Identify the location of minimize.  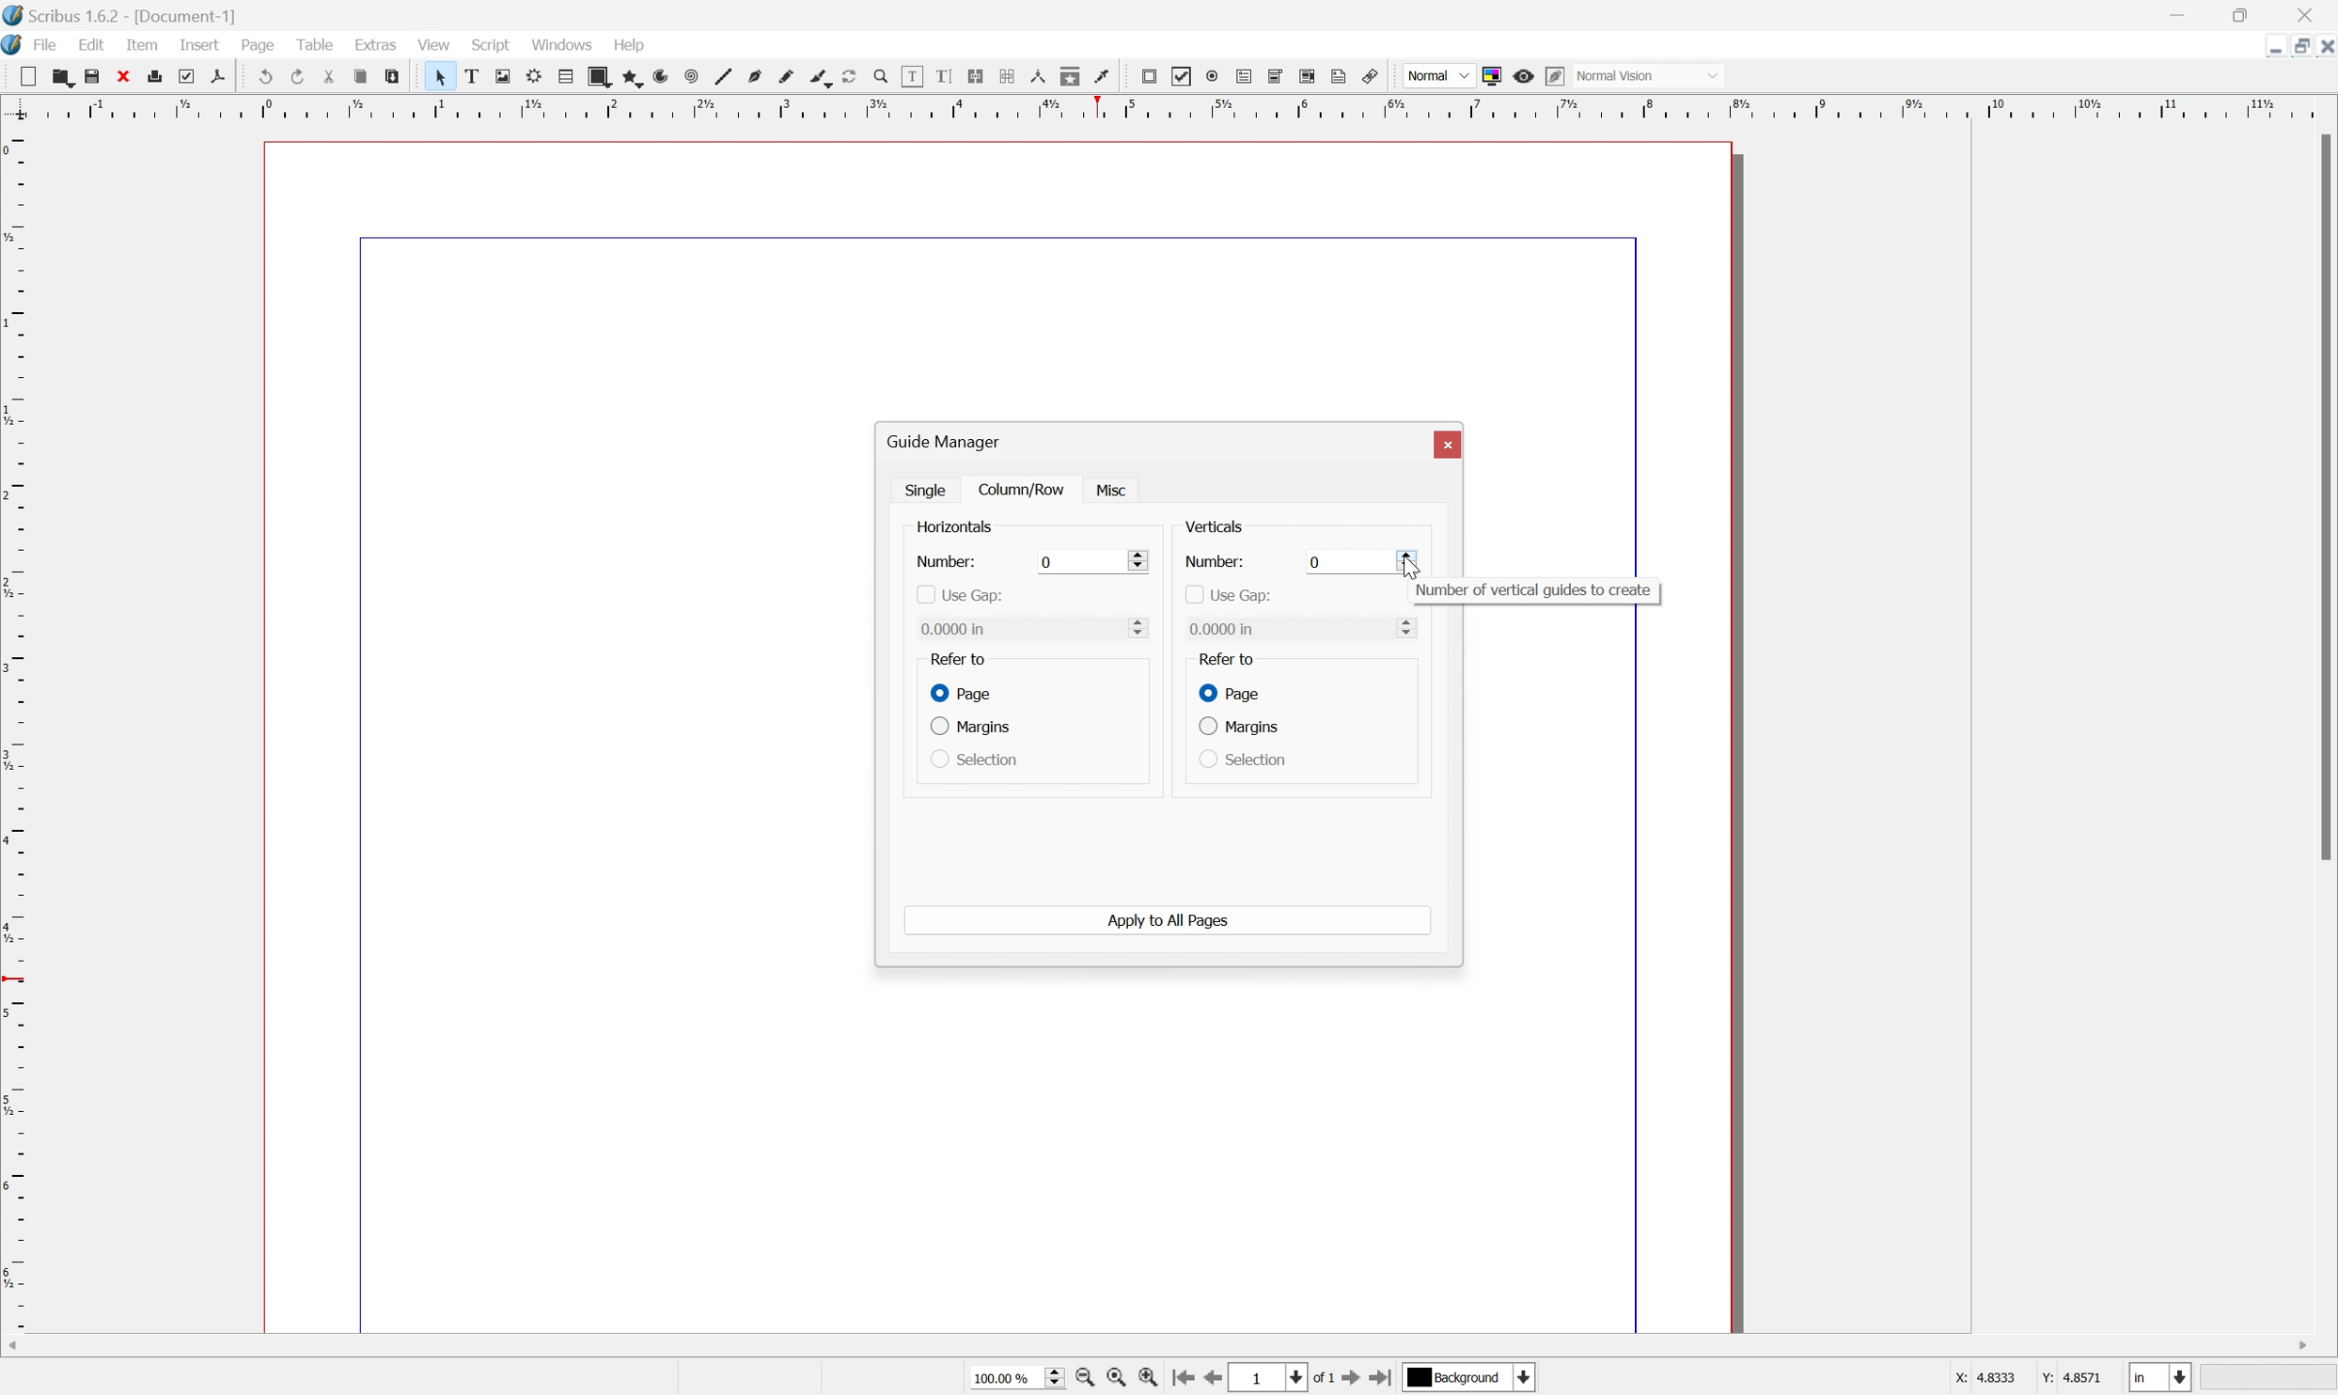
(2176, 12).